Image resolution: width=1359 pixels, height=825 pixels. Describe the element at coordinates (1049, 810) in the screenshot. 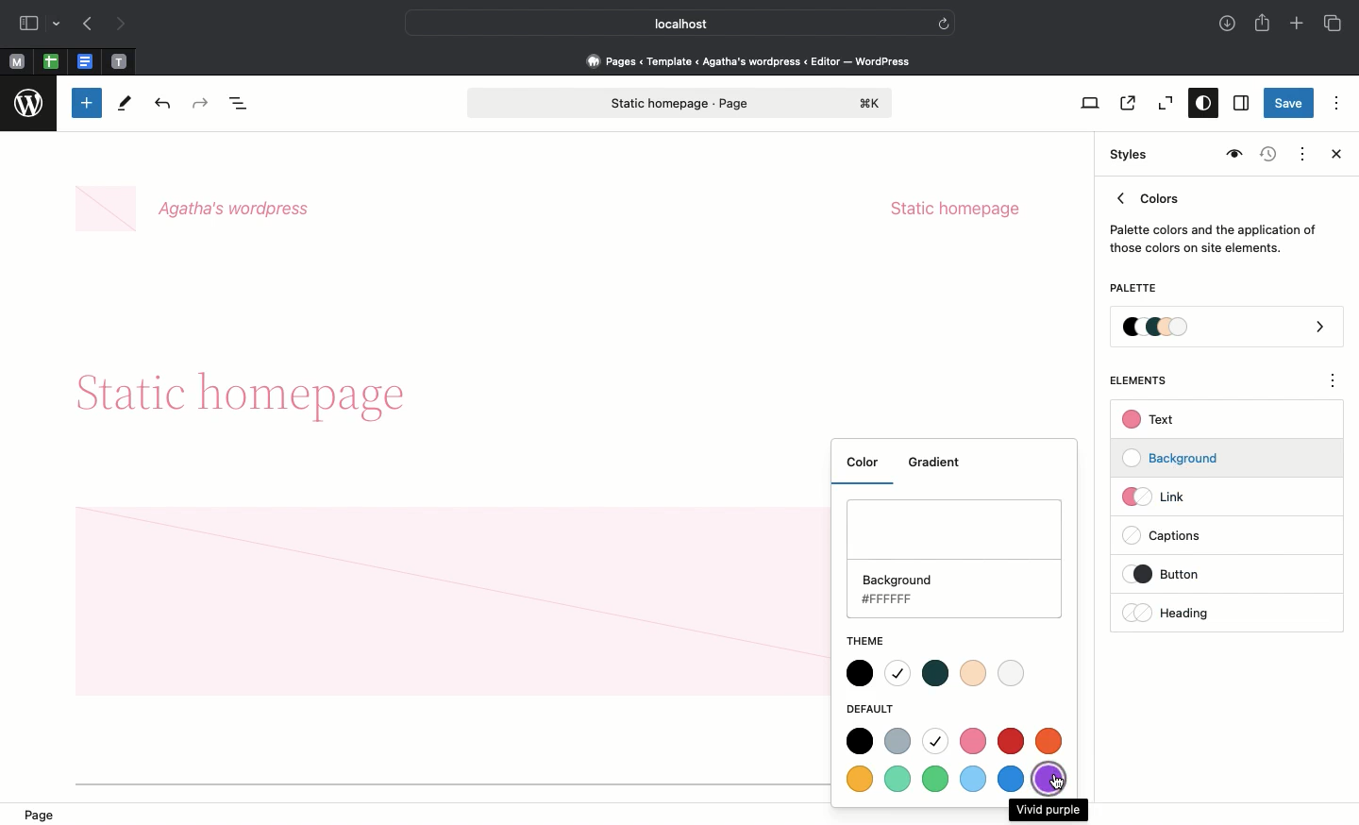

I see `Wild purple` at that location.